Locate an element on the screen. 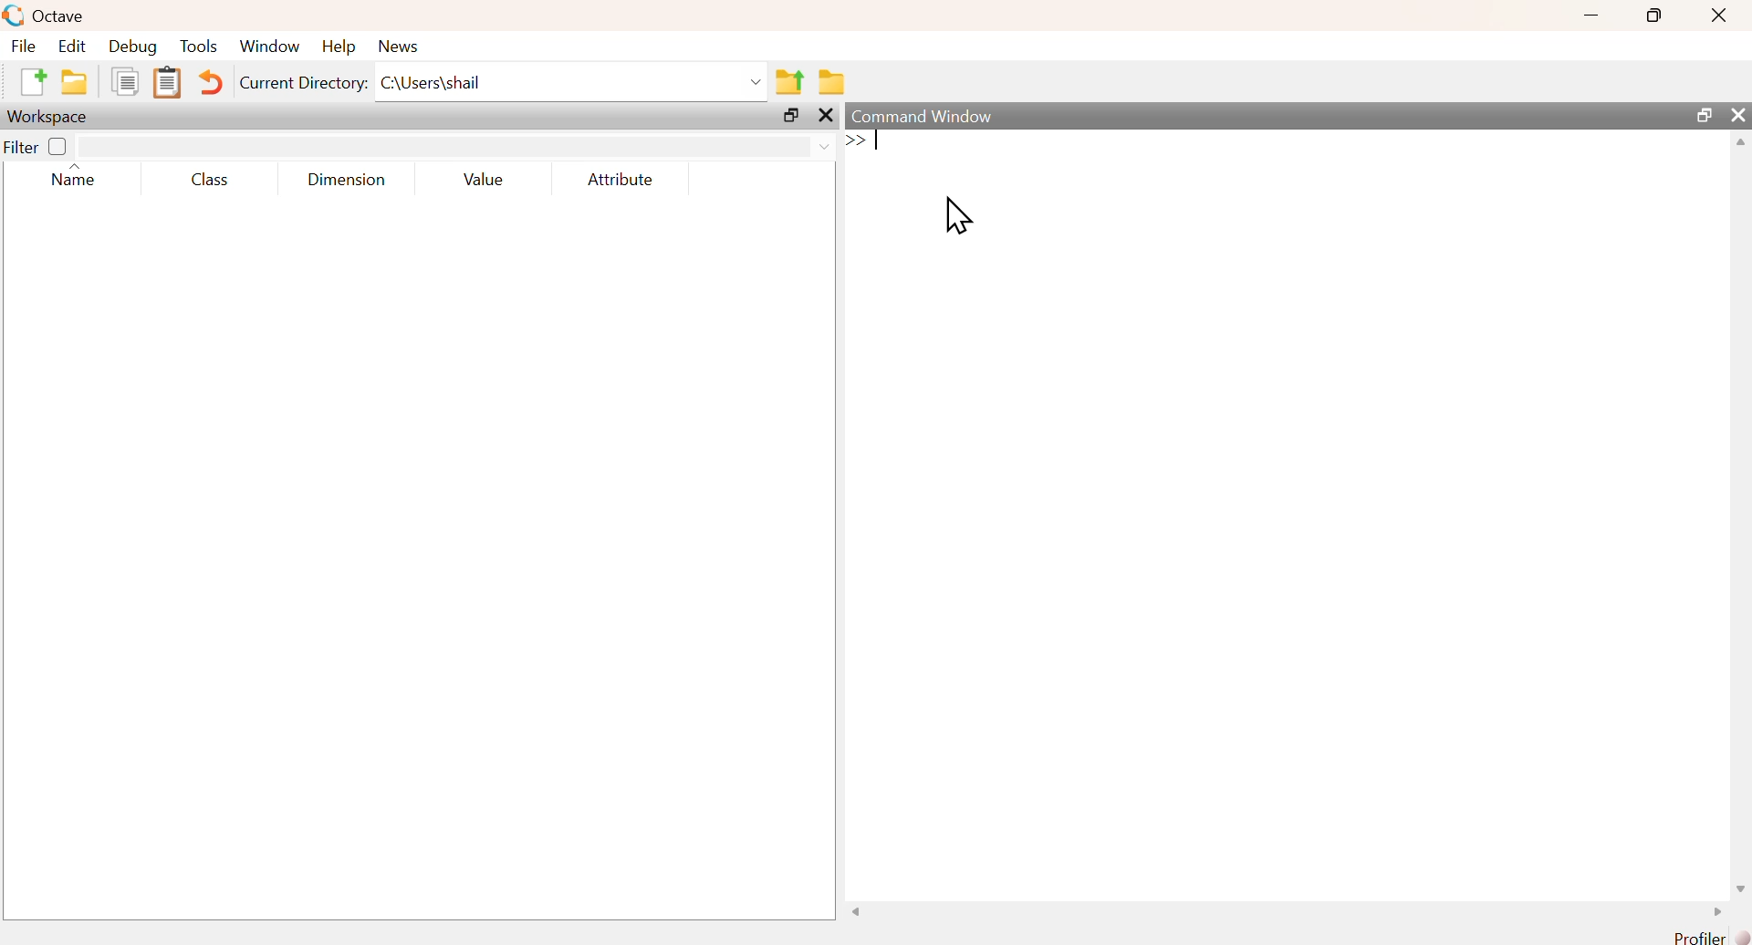 Image resolution: width=1752 pixels, height=945 pixels. Help is located at coordinates (339, 47).